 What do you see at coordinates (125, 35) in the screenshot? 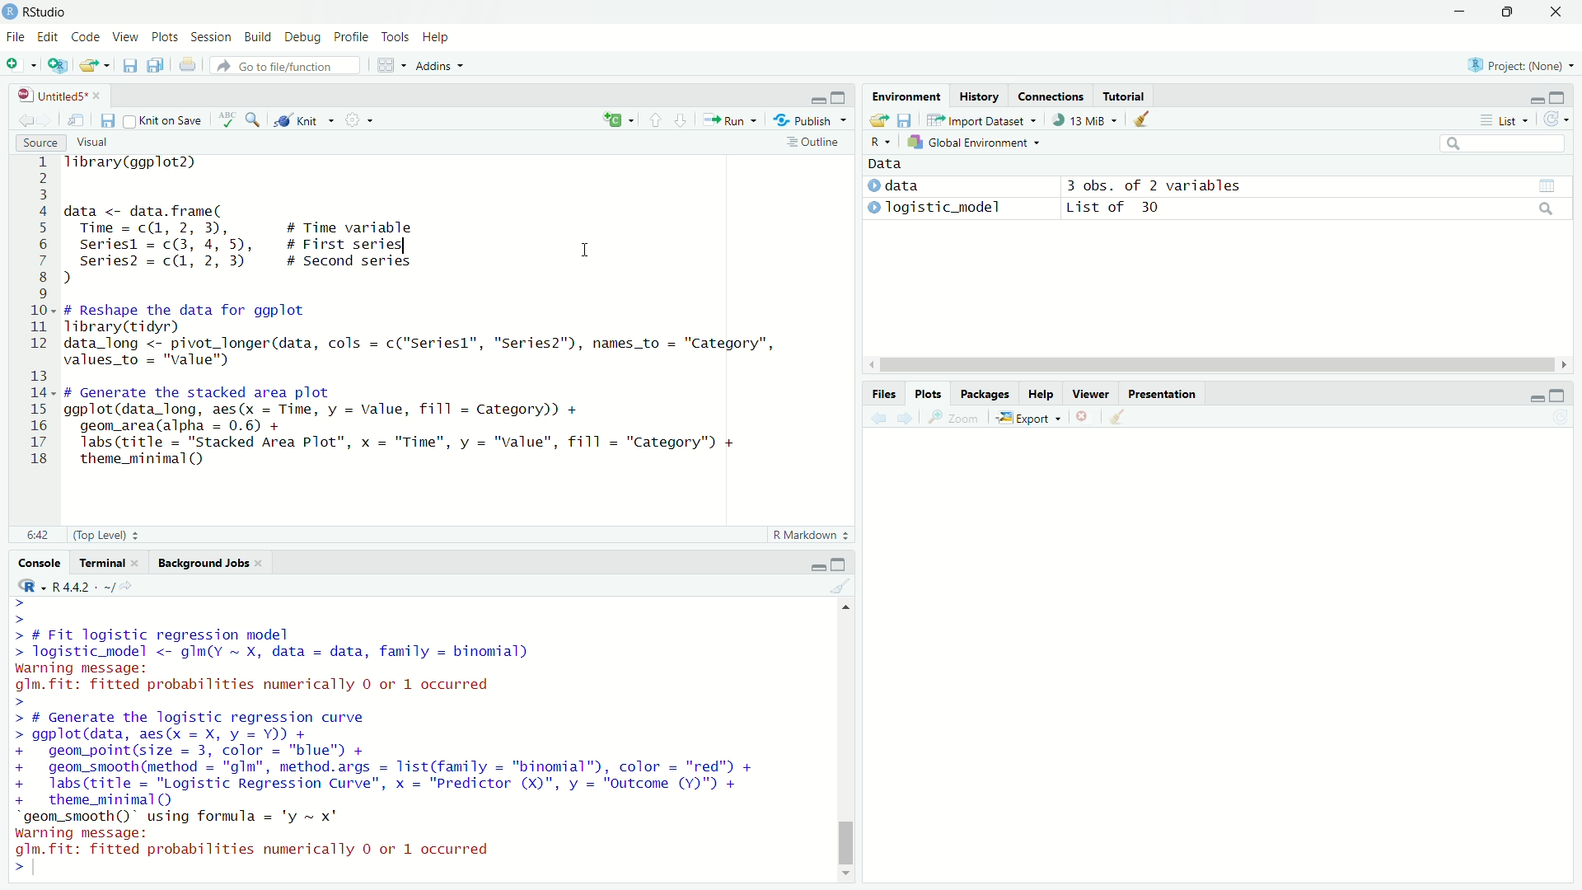
I see `View` at bounding box center [125, 35].